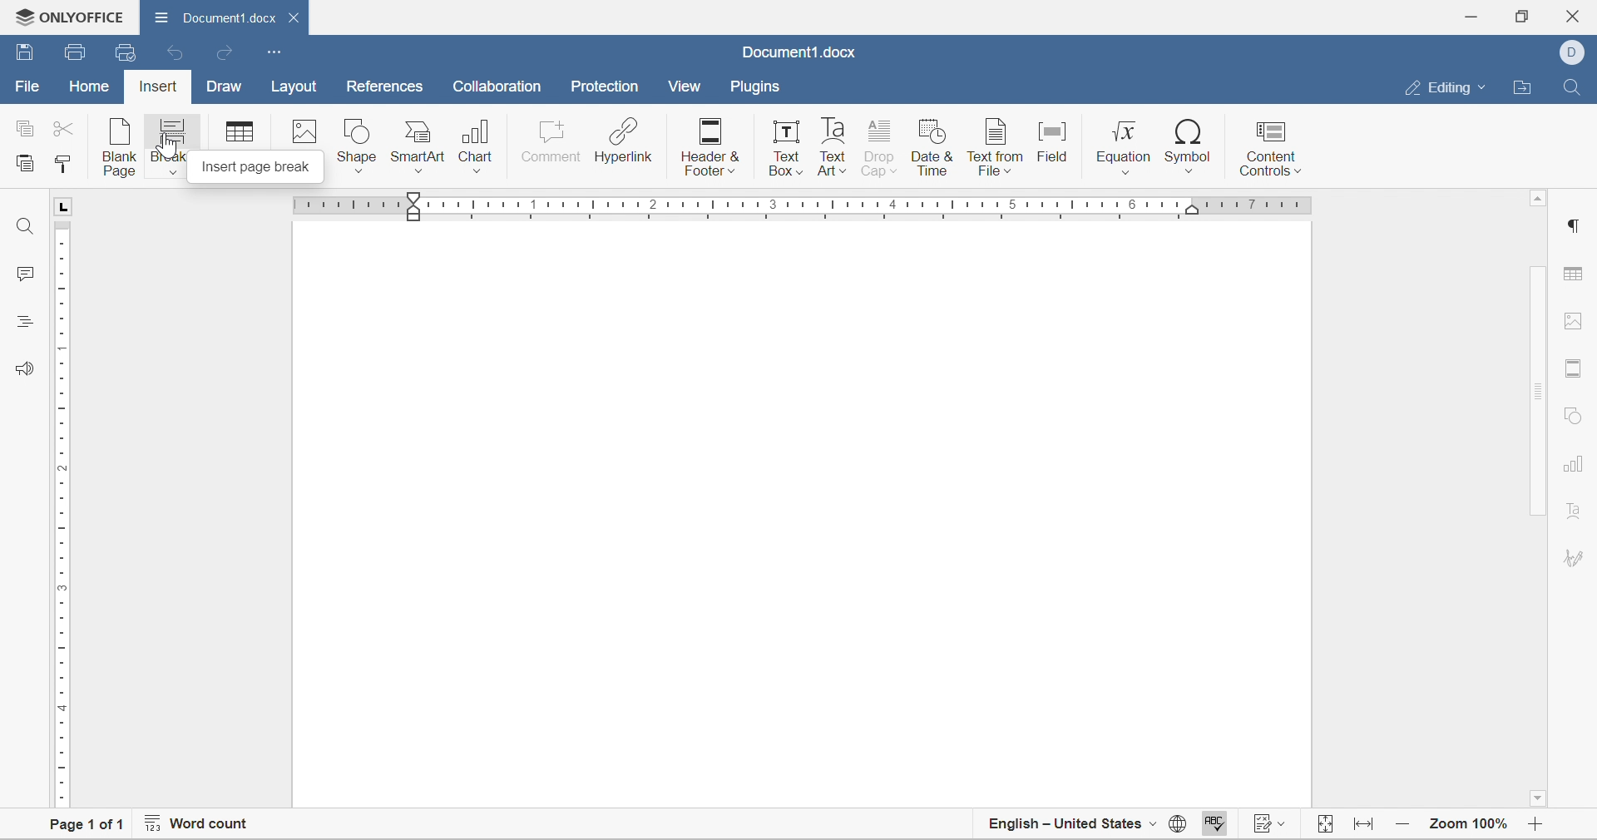  I want to click on Hyperlink, so click(623, 143).